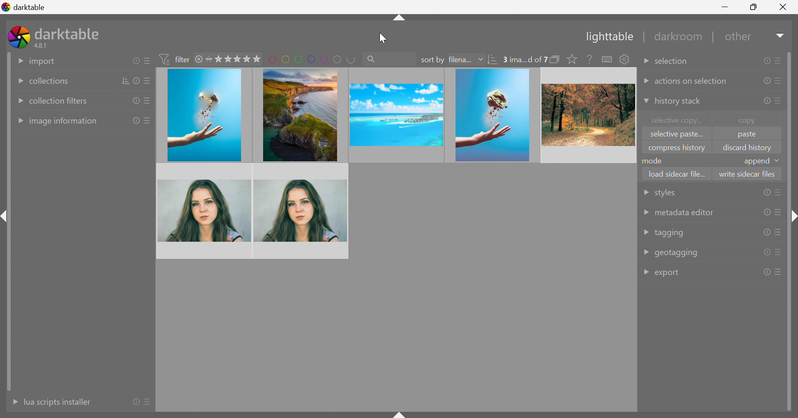 The width and height of the screenshot is (798, 418). What do you see at coordinates (607, 38) in the screenshot?
I see `Lighttable` at bounding box center [607, 38].